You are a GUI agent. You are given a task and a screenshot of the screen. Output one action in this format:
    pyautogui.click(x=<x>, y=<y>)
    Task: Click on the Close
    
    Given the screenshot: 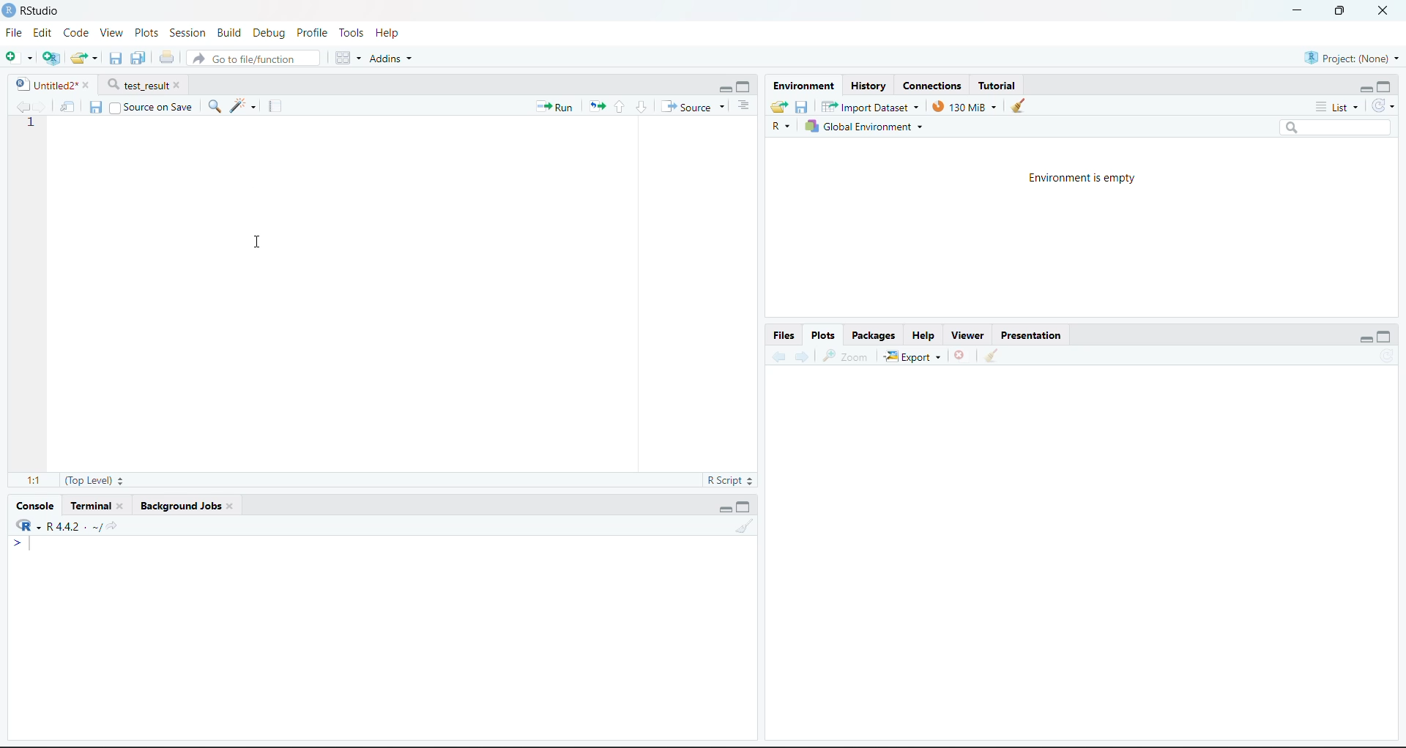 What is the action you would take?
    pyautogui.click(x=961, y=352)
    